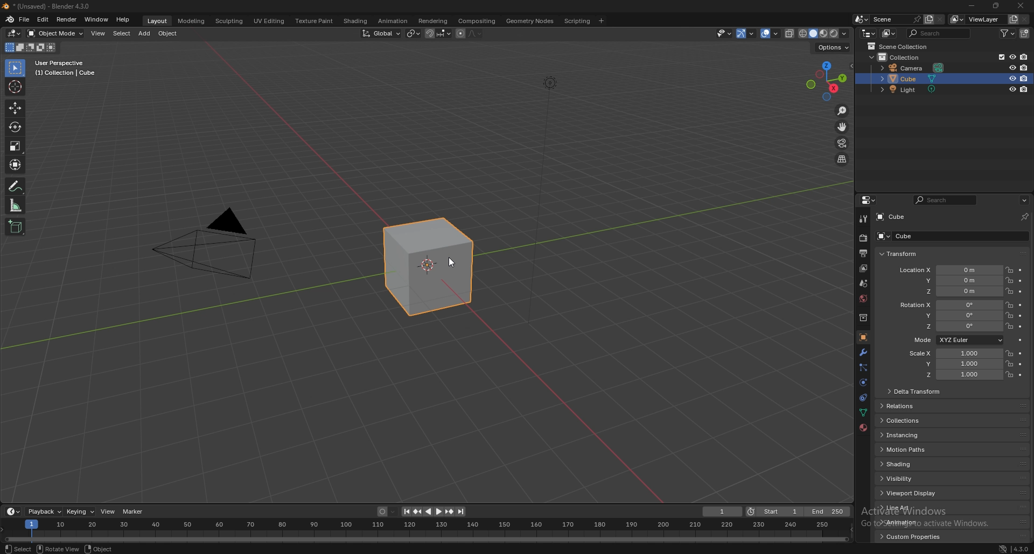 The height and width of the screenshot is (554, 1034). I want to click on animate property, so click(1021, 270).